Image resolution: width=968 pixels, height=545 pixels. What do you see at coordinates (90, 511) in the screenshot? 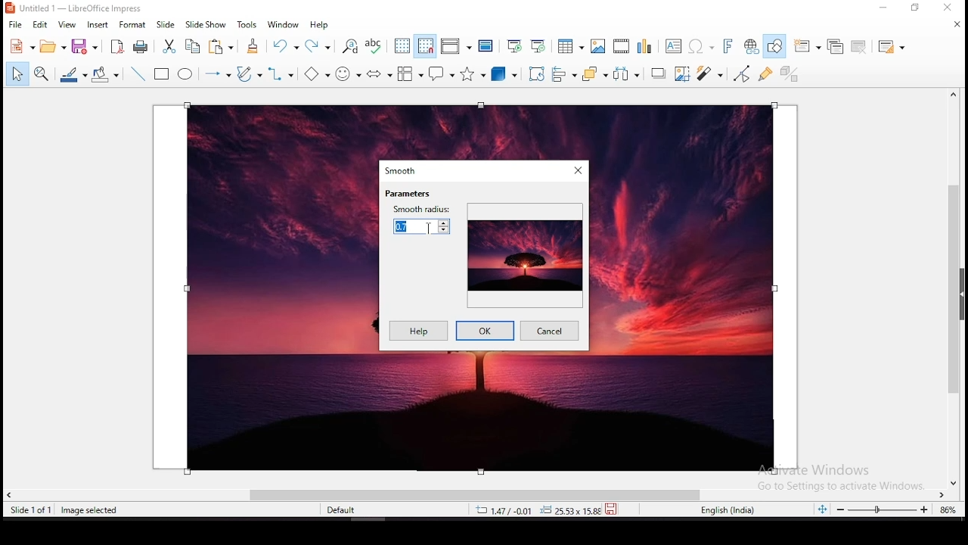
I see `image seleted` at bounding box center [90, 511].